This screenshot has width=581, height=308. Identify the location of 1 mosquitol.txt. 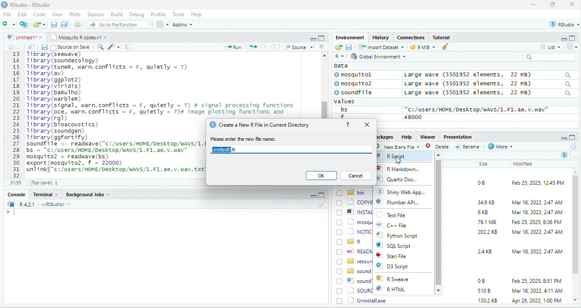
(353, 221).